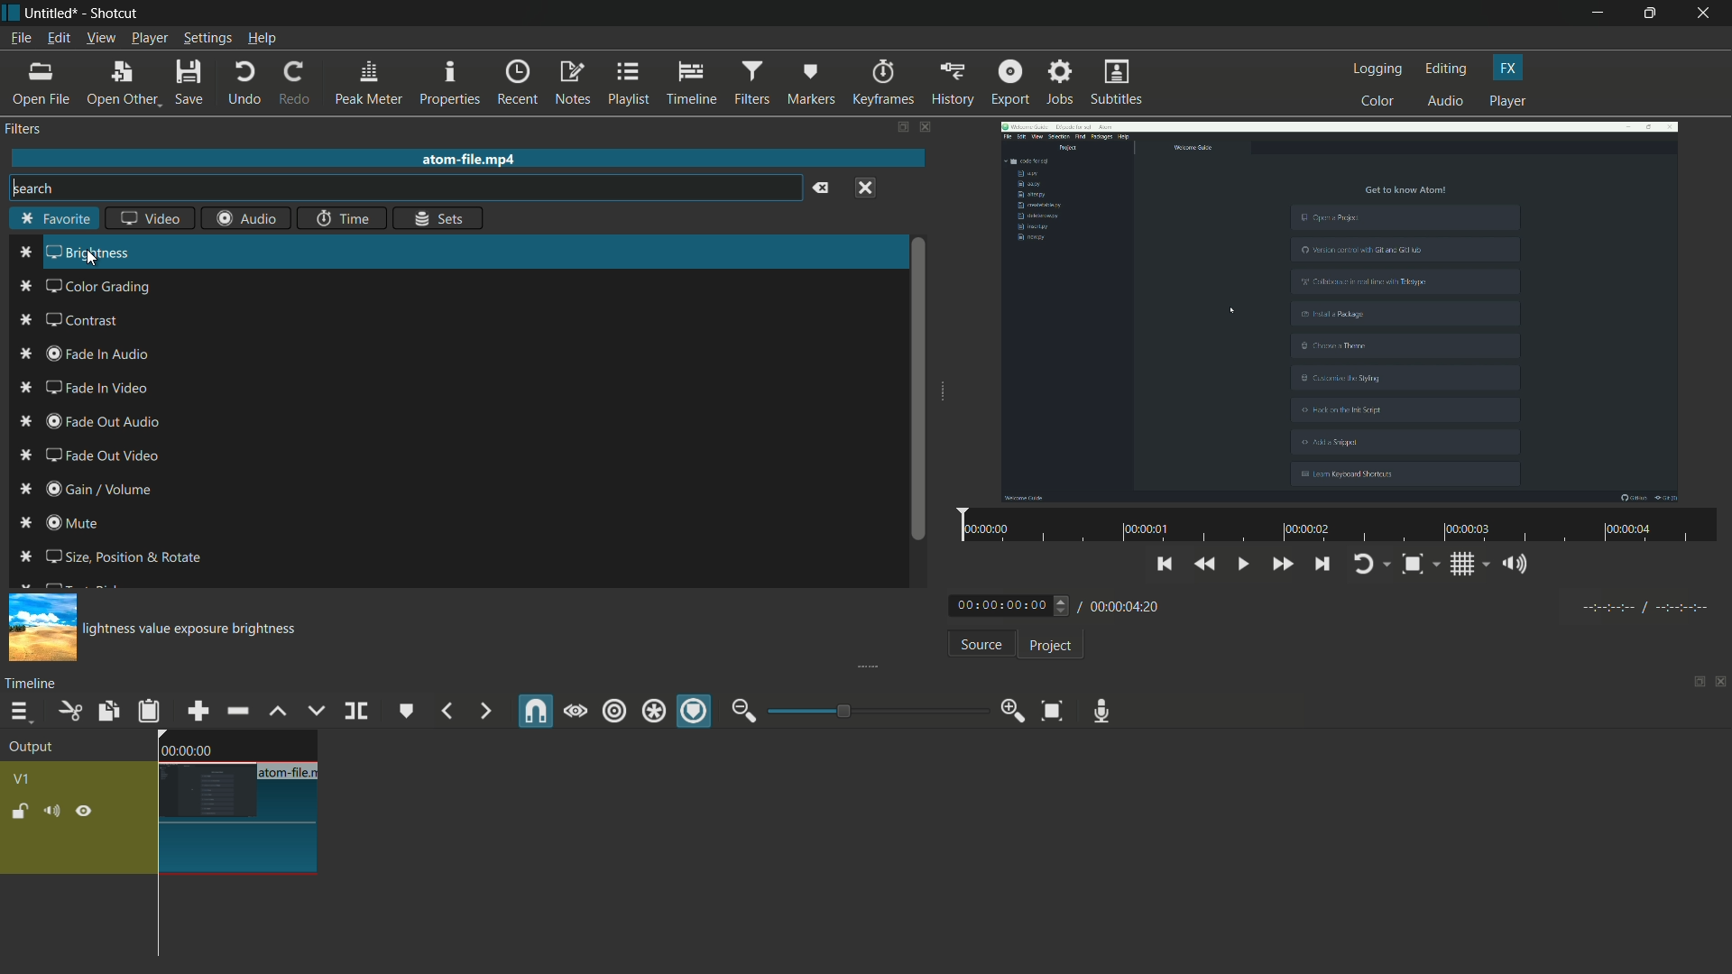 The height and width of the screenshot is (974, 1732). Describe the element at coordinates (63, 319) in the screenshot. I see `contrast` at that location.